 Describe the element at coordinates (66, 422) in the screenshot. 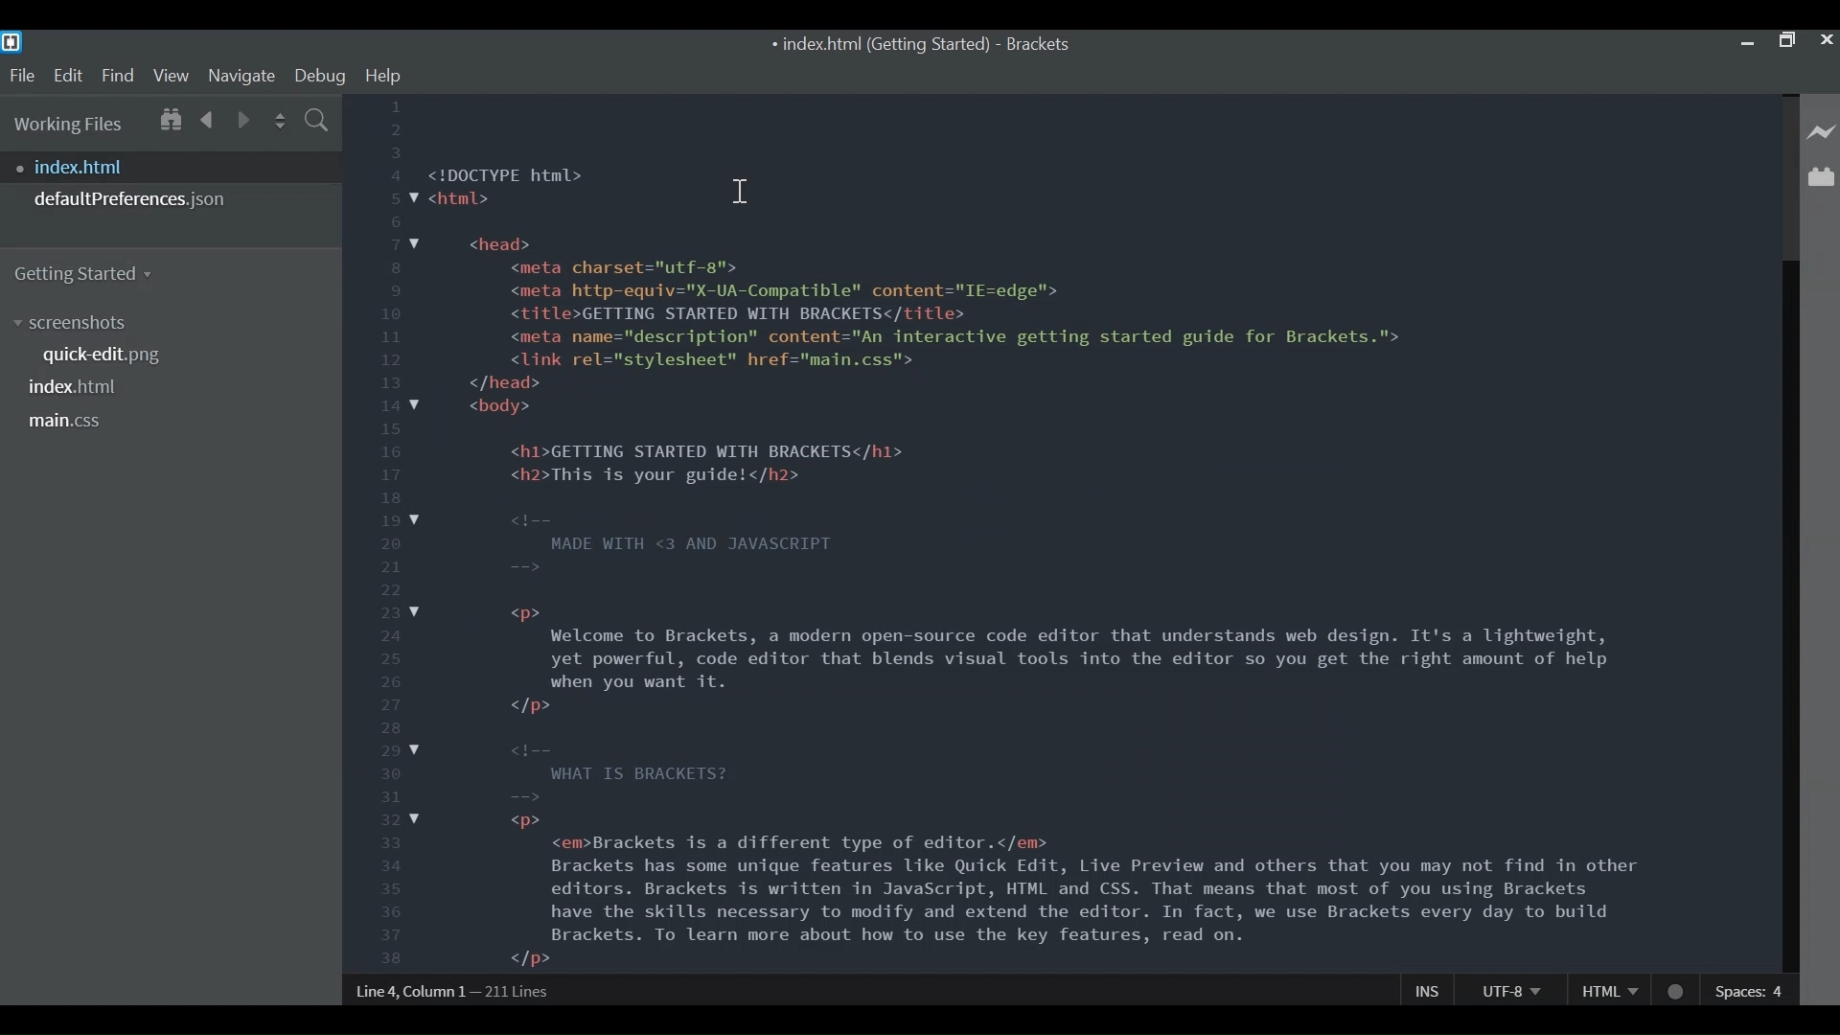

I see `main.css` at that location.